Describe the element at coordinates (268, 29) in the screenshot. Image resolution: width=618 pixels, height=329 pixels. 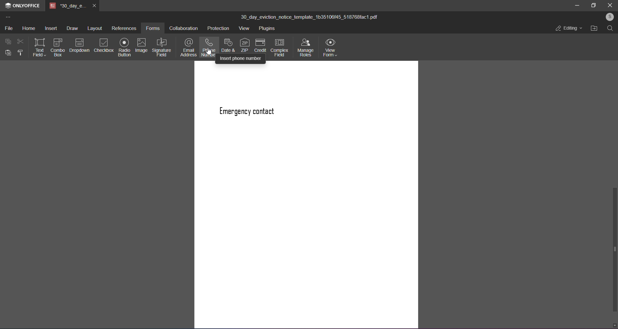
I see `plugins` at that location.